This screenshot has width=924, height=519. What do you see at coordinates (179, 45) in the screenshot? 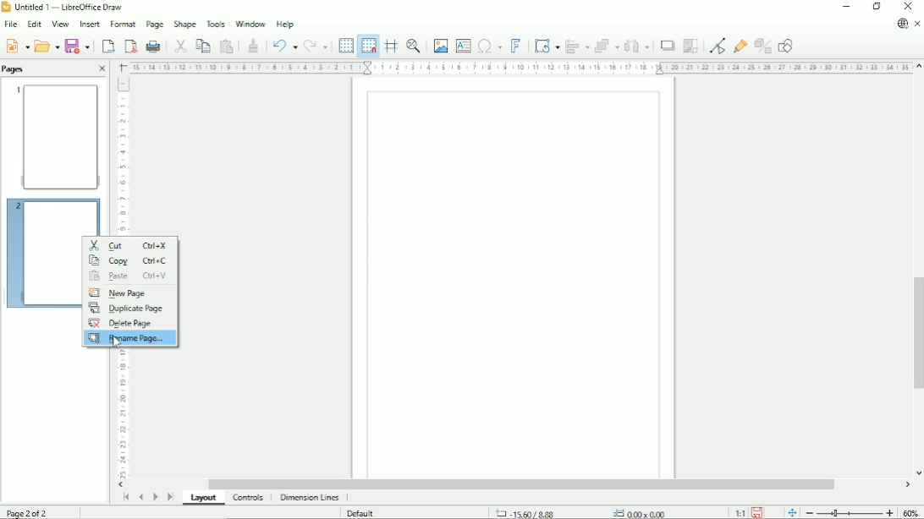
I see `Cut` at bounding box center [179, 45].